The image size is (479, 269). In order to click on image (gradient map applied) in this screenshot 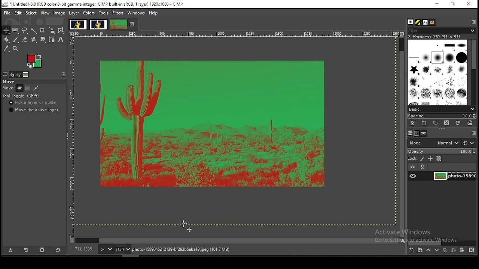, I will do `click(213, 124)`.